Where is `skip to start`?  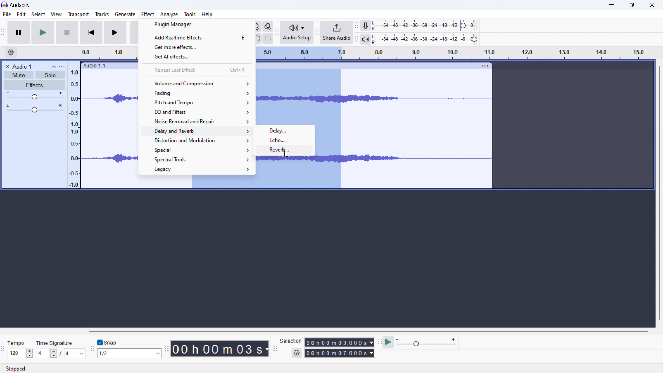 skip to start is located at coordinates (90, 33).